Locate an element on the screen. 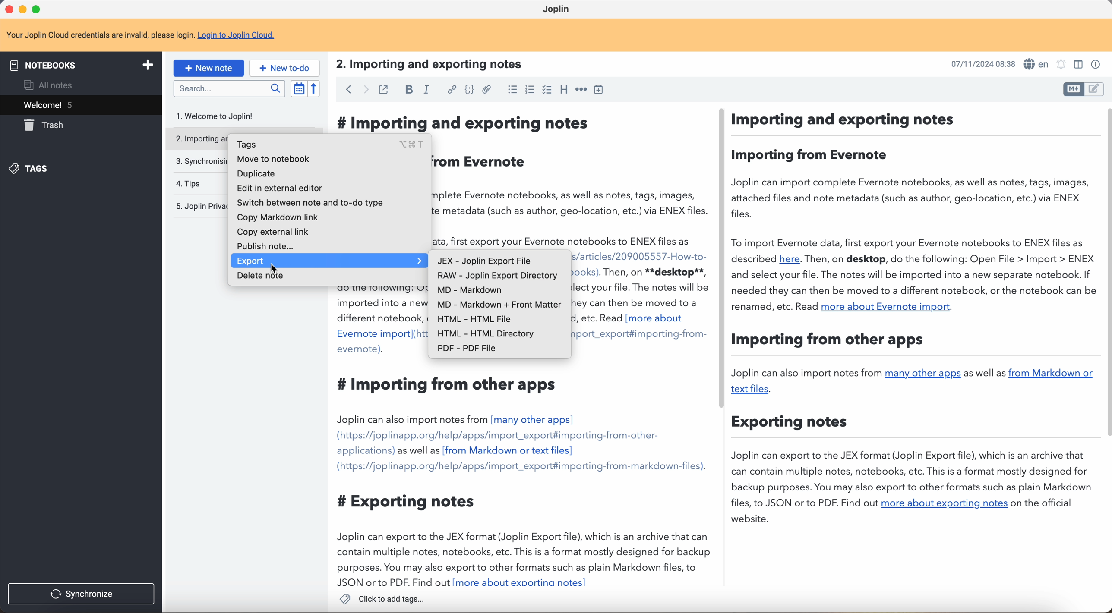  move to notebook is located at coordinates (274, 158).